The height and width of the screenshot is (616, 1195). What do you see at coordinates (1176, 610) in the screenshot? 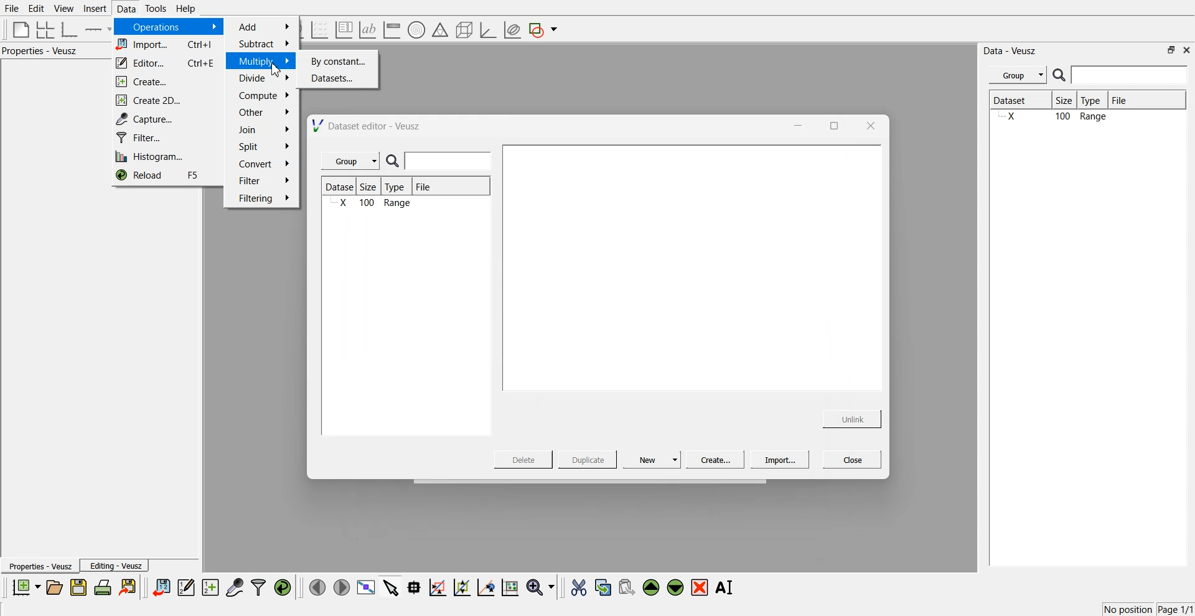
I see `Page 1/1` at bounding box center [1176, 610].